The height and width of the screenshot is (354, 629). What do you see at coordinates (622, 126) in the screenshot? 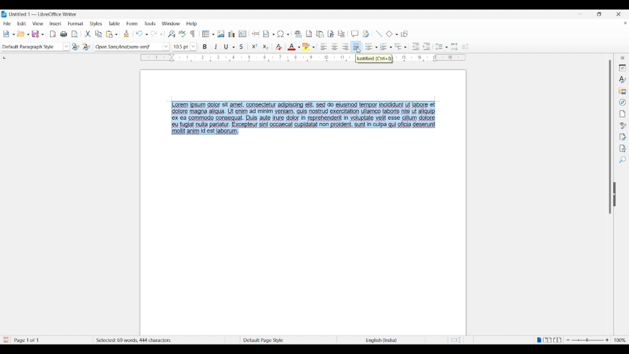
I see `Style inspector` at bounding box center [622, 126].